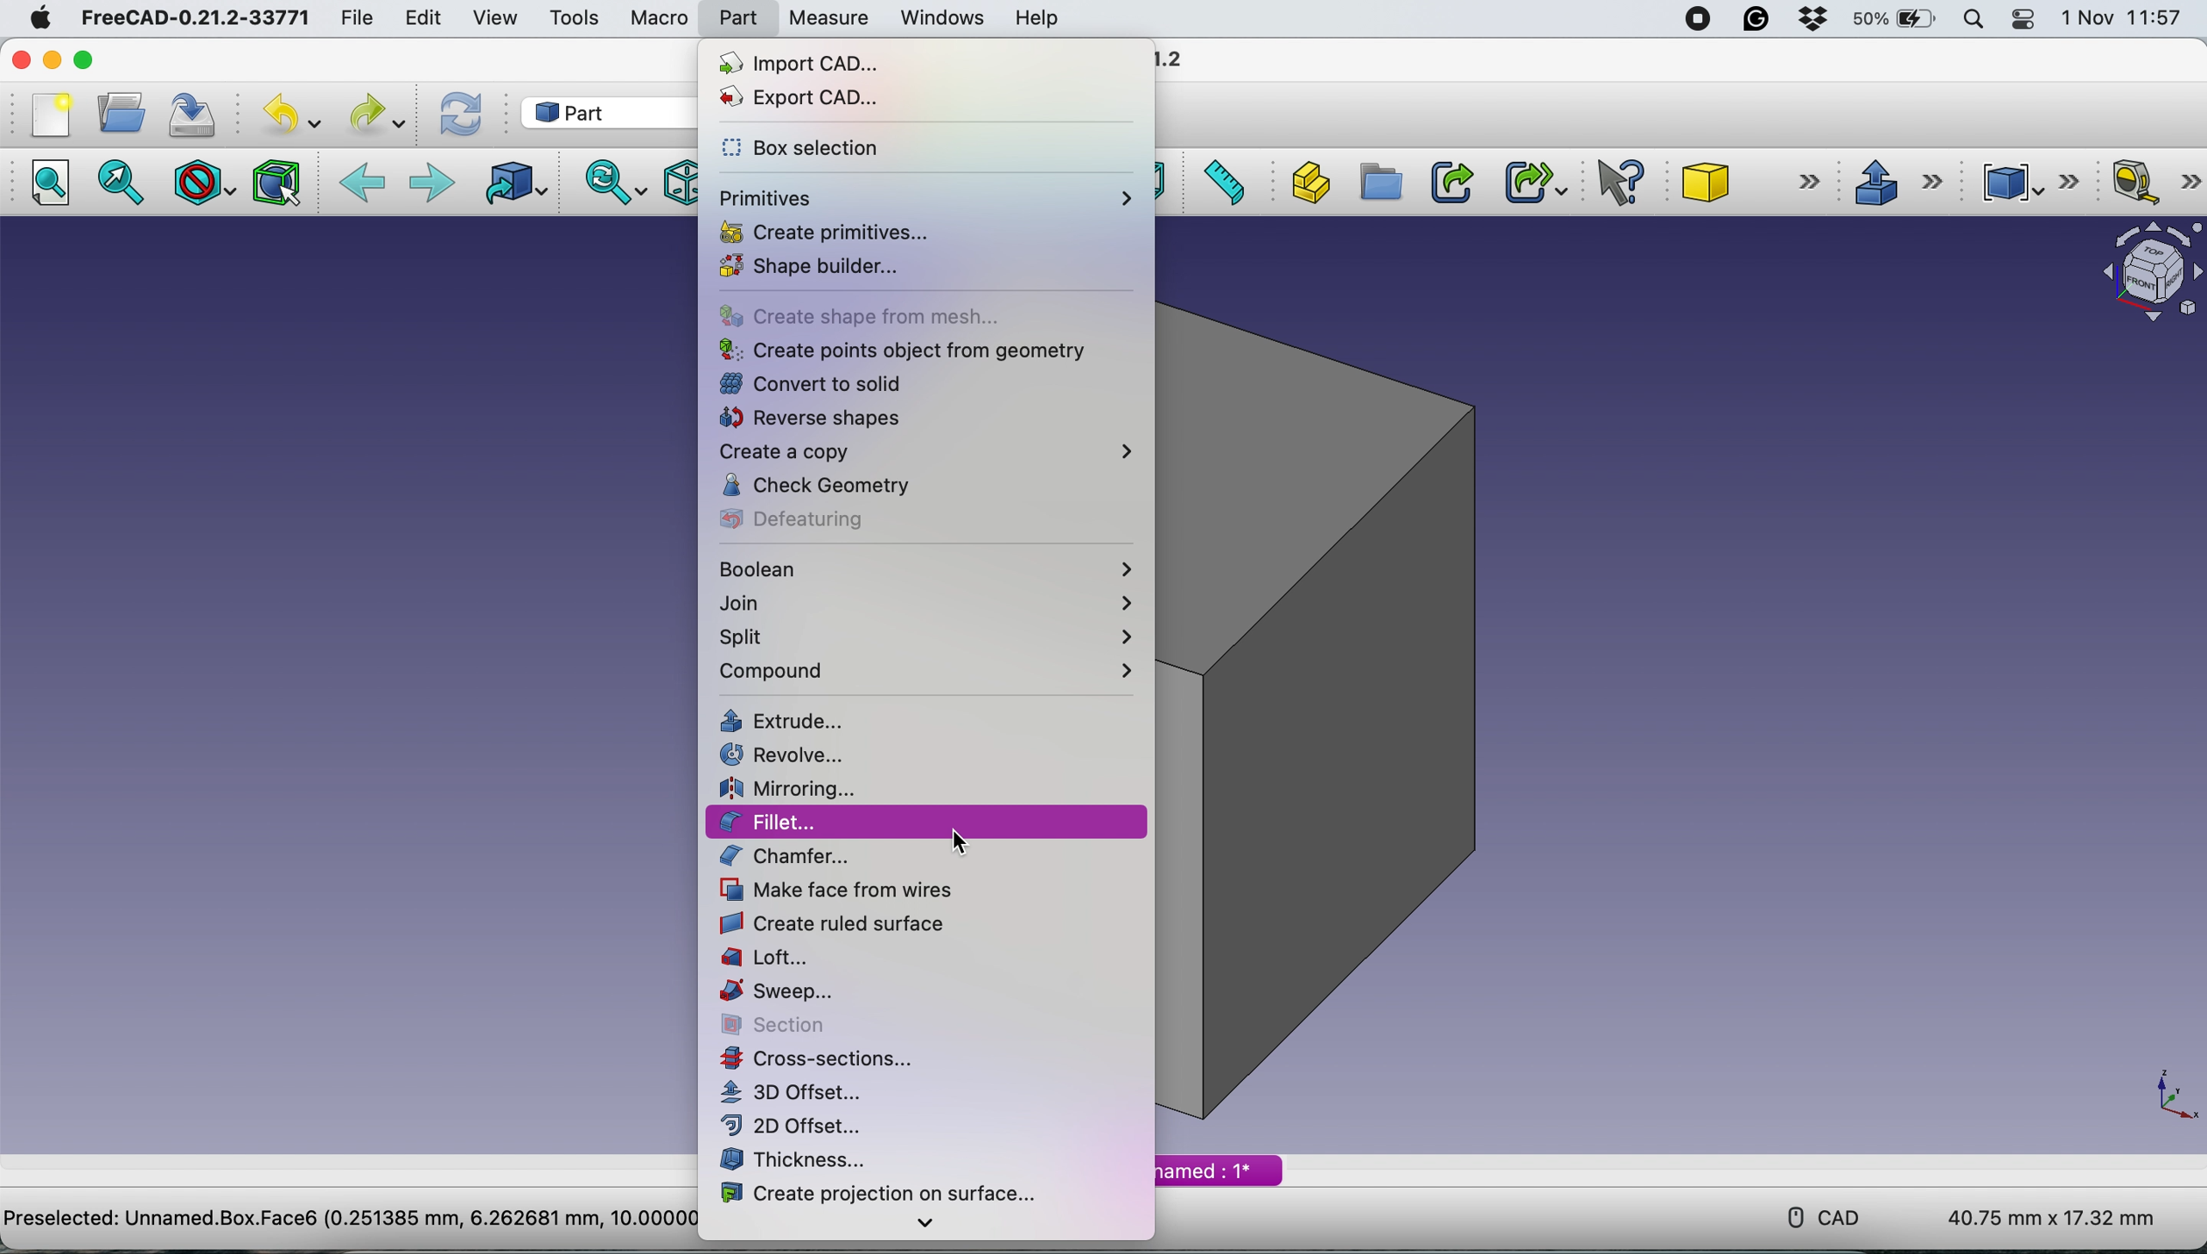 Image resolution: width=2207 pixels, height=1254 pixels. Describe the element at coordinates (1222, 183) in the screenshot. I see `measure distance` at that location.